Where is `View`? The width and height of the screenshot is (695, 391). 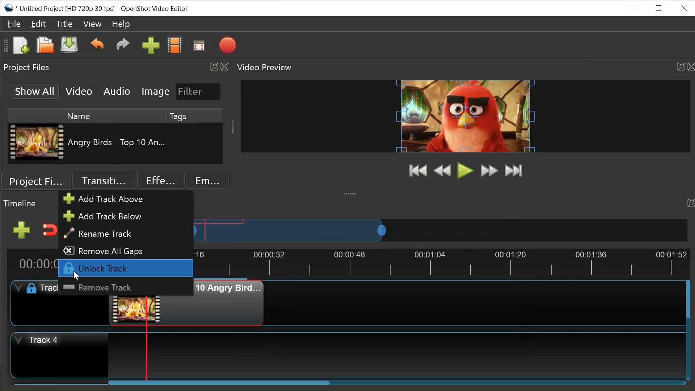 View is located at coordinates (92, 24).